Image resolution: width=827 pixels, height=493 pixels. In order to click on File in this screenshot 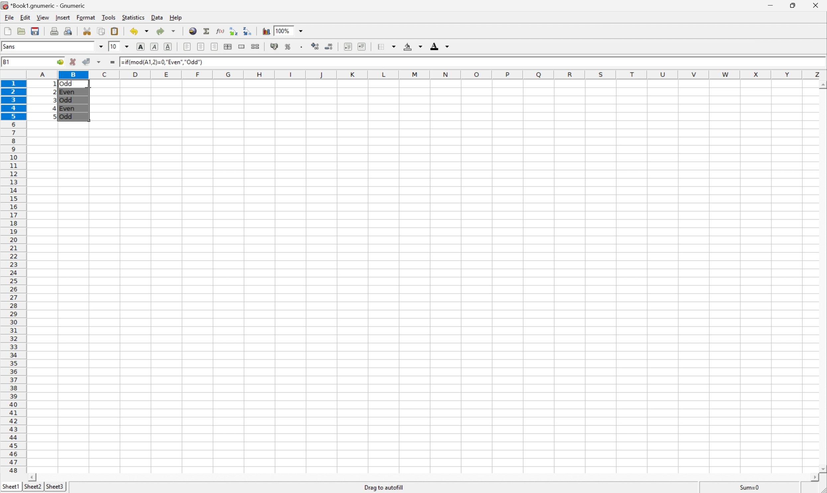, I will do `click(9, 18)`.